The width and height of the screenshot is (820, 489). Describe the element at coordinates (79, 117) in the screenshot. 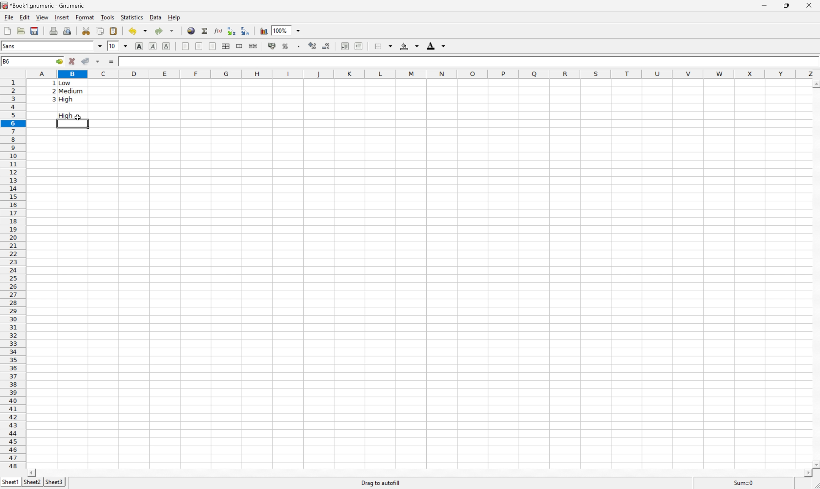

I see `Cursor` at that location.